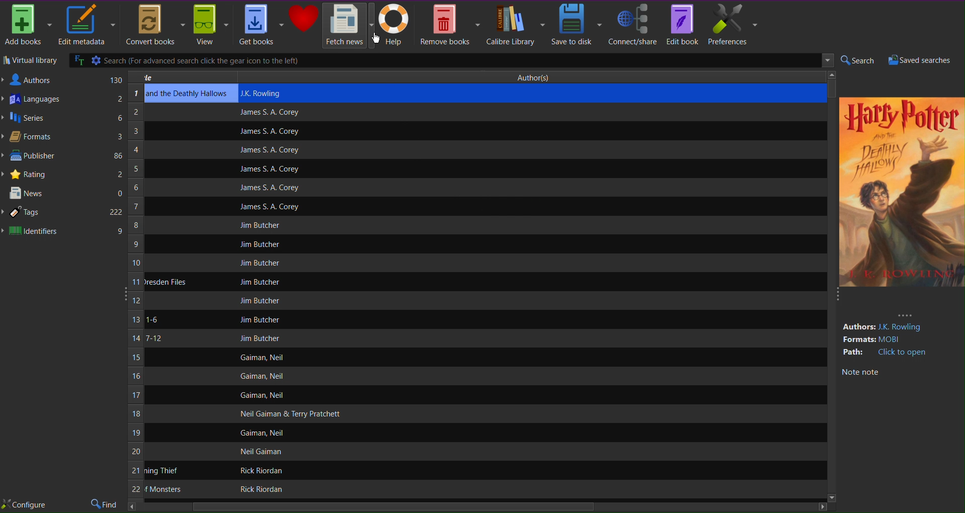  Describe the element at coordinates (288, 414) in the screenshot. I see `Neil Gaiman & Terry Pratchet` at that location.